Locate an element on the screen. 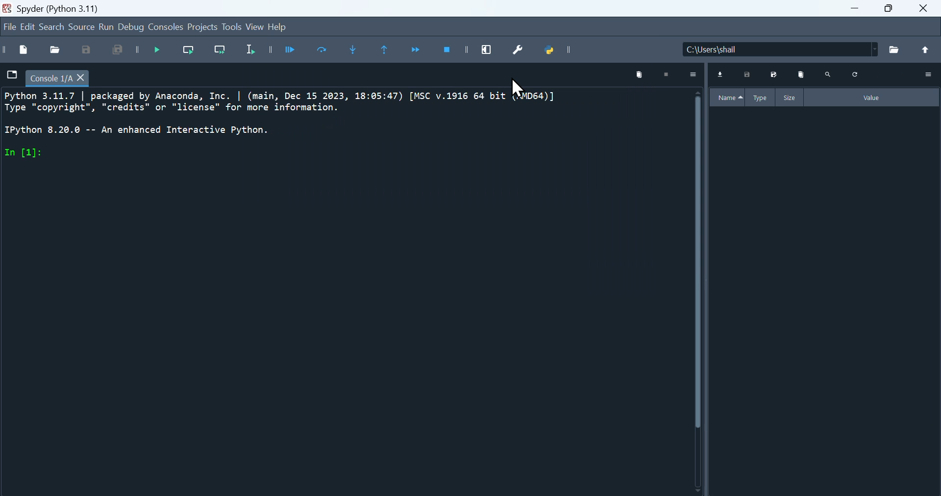 This screenshot has width=941, height=496. Console is located at coordinates (167, 28).